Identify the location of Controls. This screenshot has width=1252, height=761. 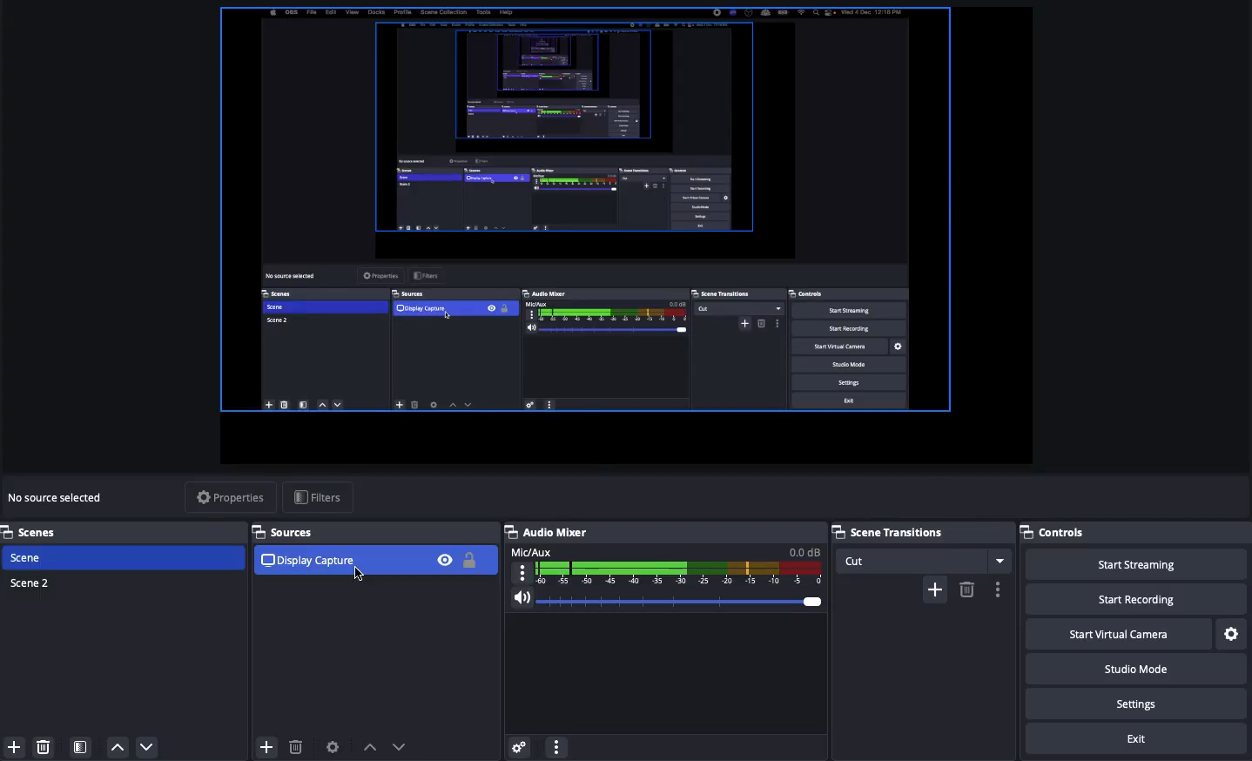
(1054, 532).